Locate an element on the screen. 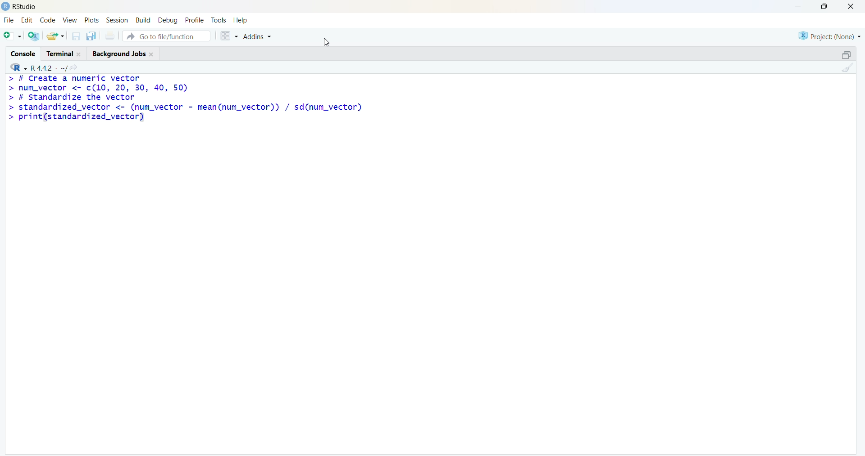 This screenshot has height=456, width=865. close is located at coordinates (151, 54).